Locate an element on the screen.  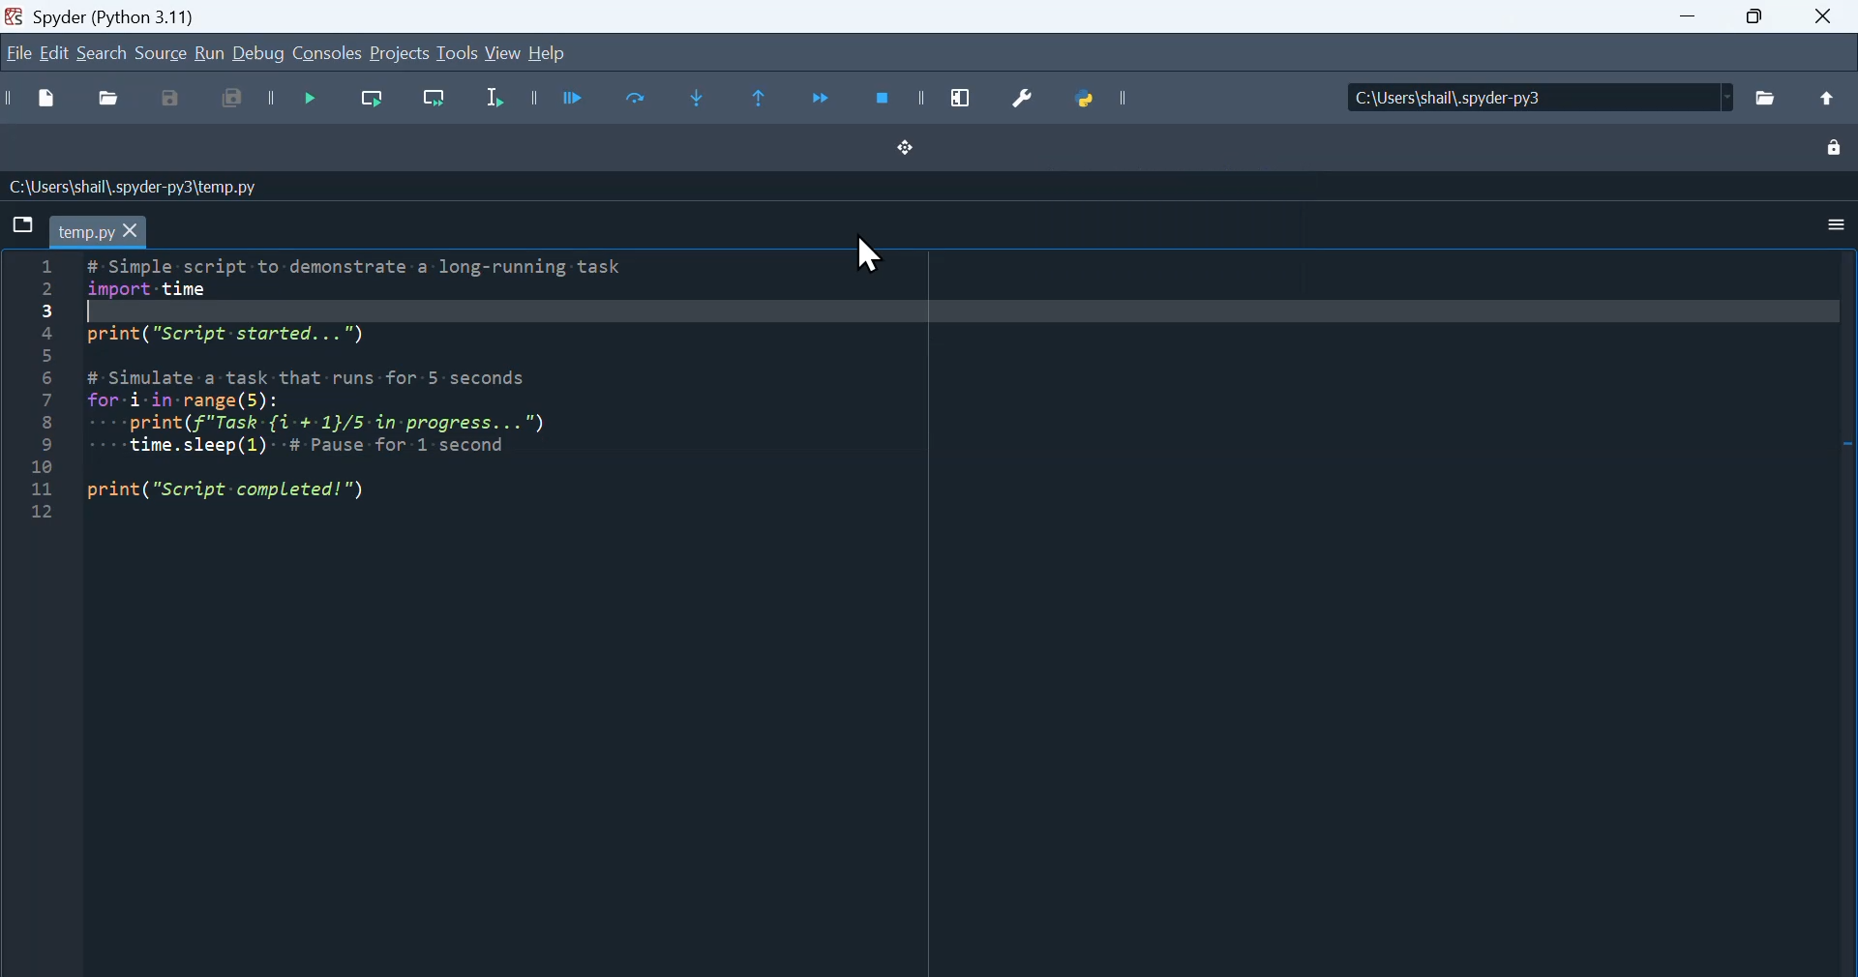
Edit is located at coordinates (60, 51).